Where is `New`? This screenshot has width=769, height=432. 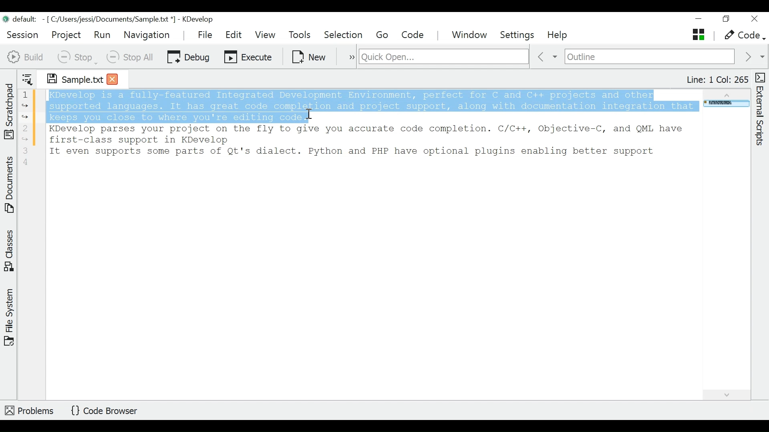 New is located at coordinates (310, 56).